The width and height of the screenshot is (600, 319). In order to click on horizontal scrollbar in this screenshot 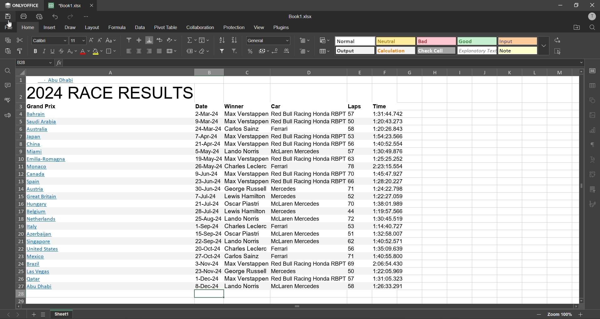, I will do `click(298, 306)`.